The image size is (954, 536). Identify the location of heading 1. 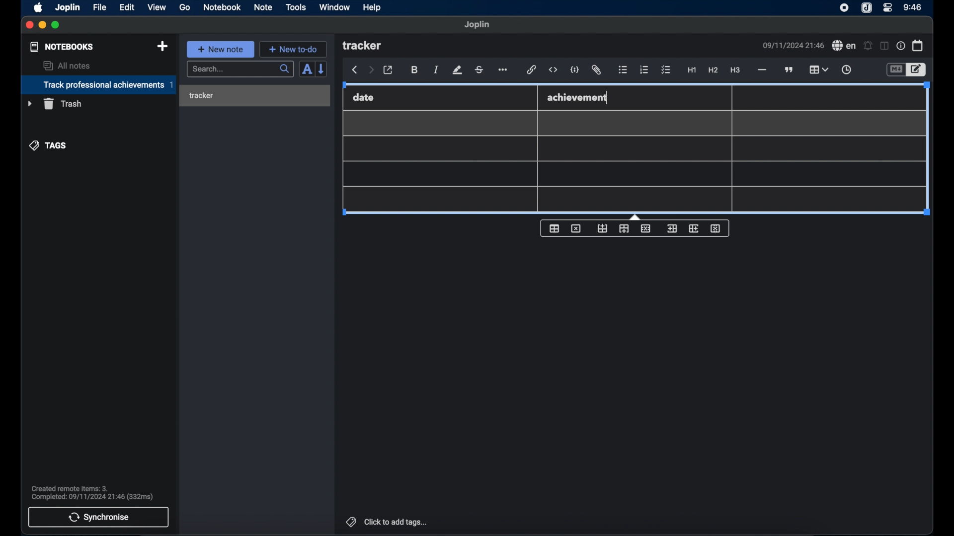
(692, 70).